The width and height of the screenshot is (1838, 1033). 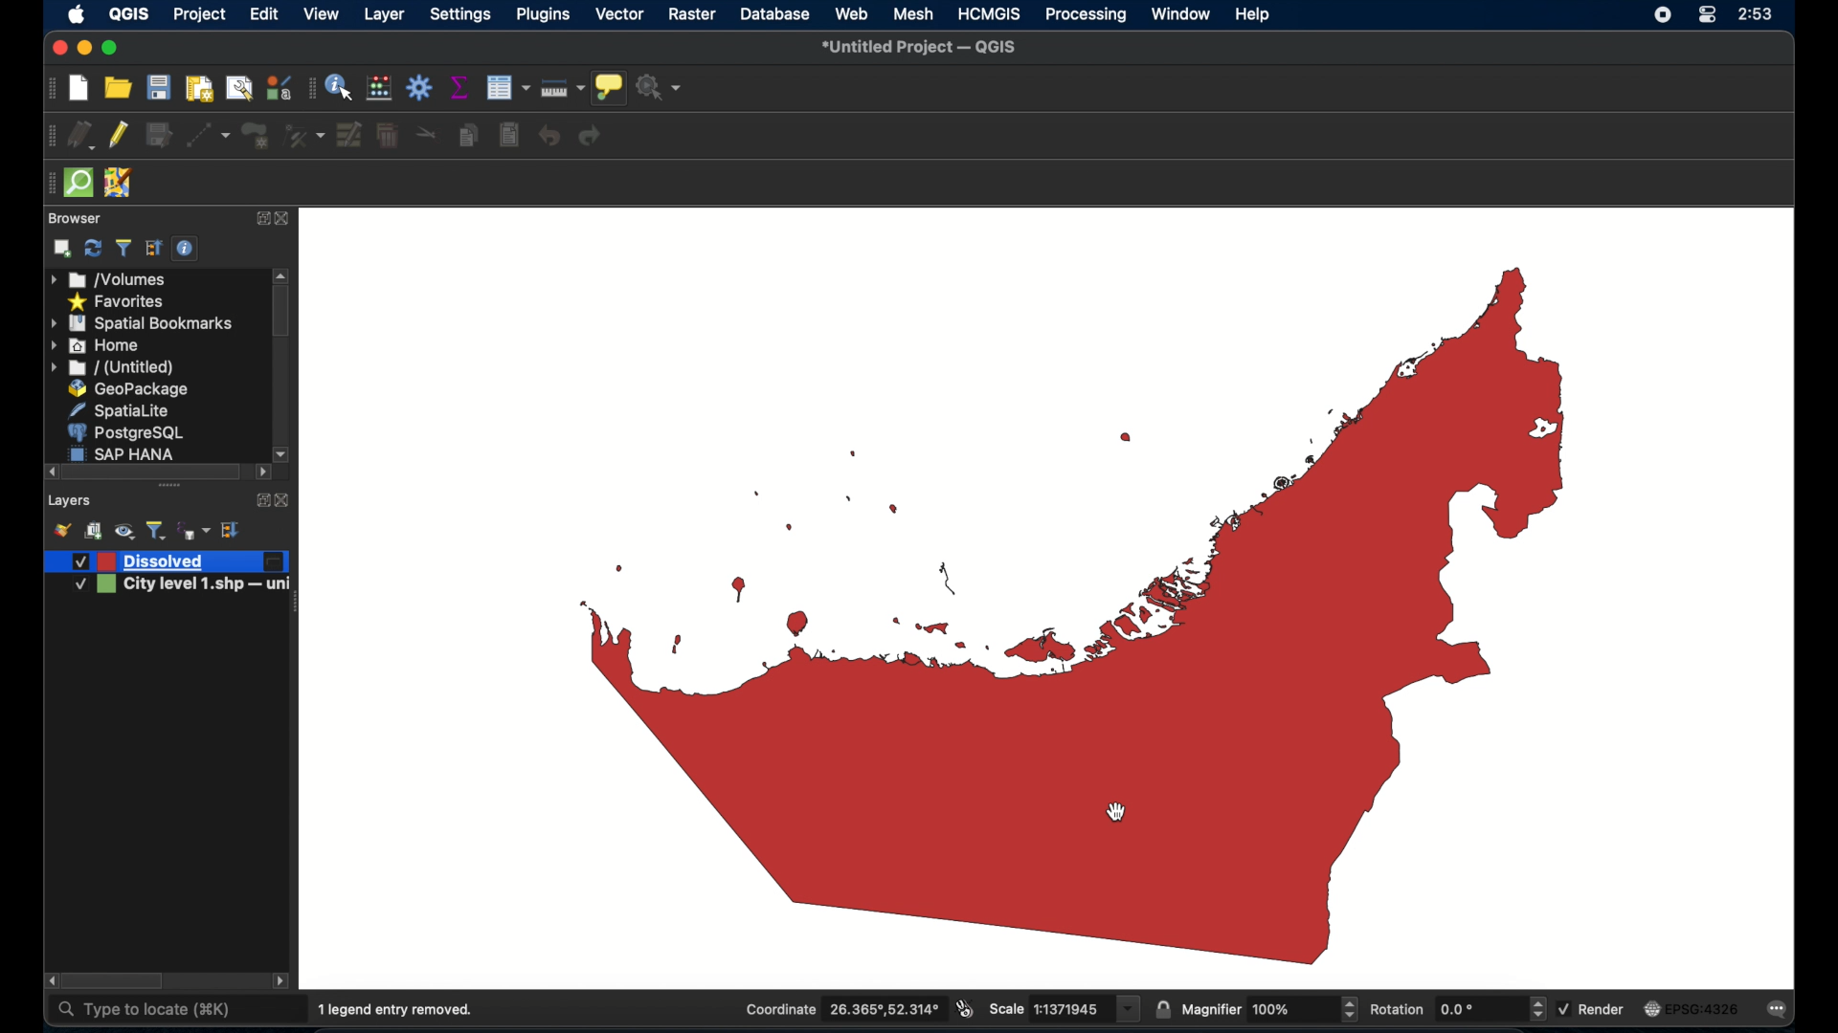 What do you see at coordinates (277, 87) in the screenshot?
I see `style manager` at bounding box center [277, 87].